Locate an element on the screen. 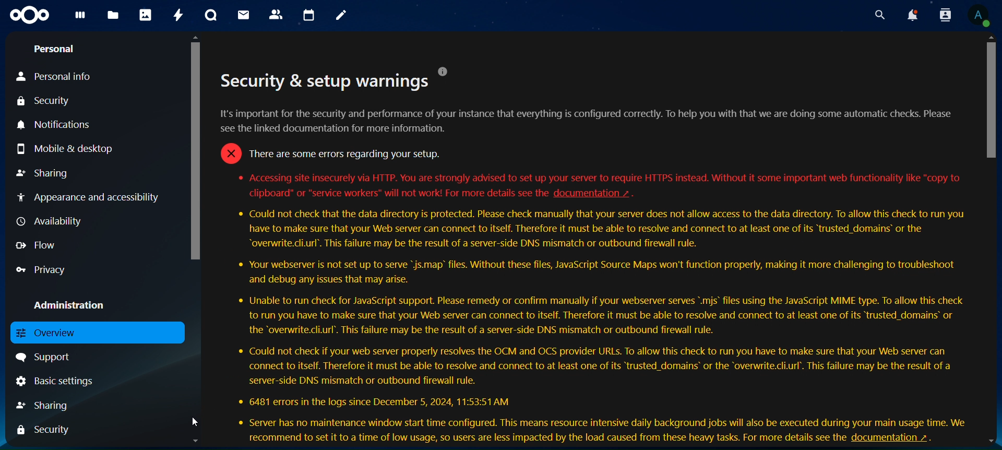  text is located at coordinates (538, 439).